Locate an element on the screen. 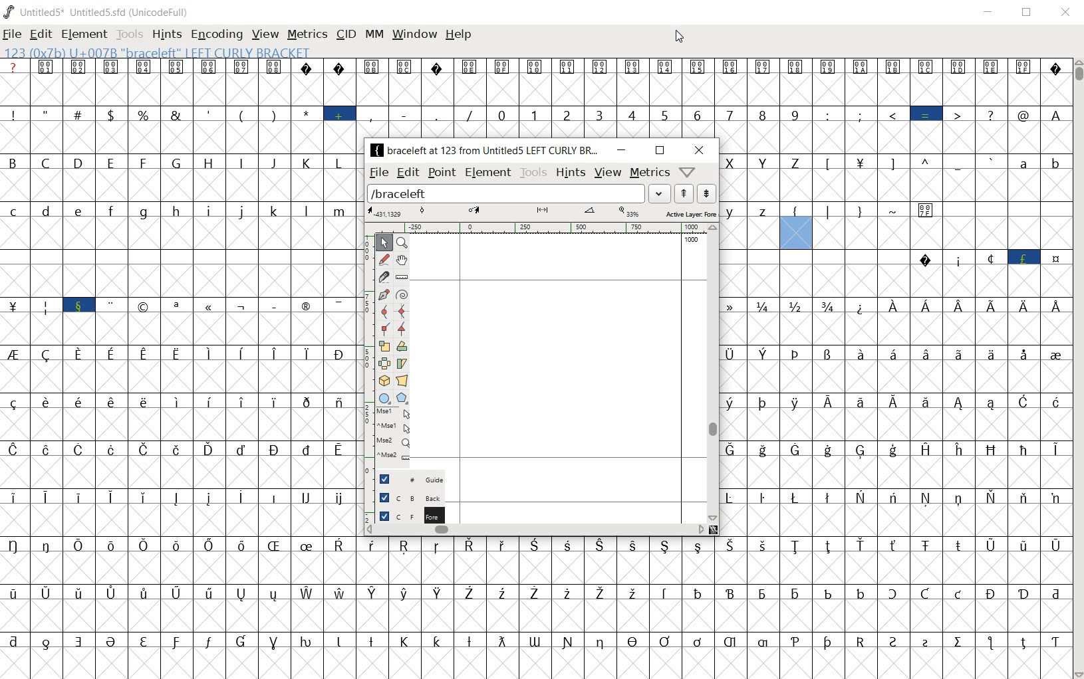 This screenshot has width=1084, height=679. metrics is located at coordinates (307, 34).